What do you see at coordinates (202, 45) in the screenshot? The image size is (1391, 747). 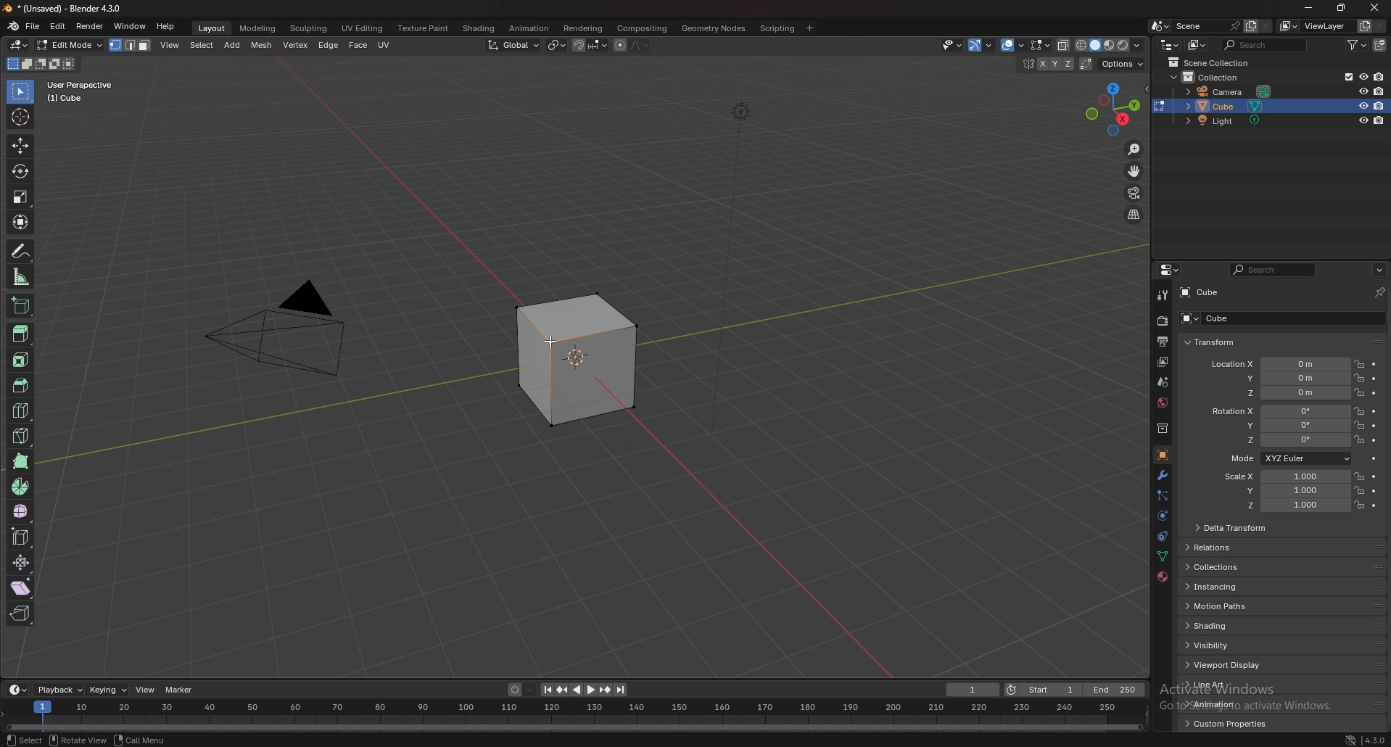 I see `select` at bounding box center [202, 45].